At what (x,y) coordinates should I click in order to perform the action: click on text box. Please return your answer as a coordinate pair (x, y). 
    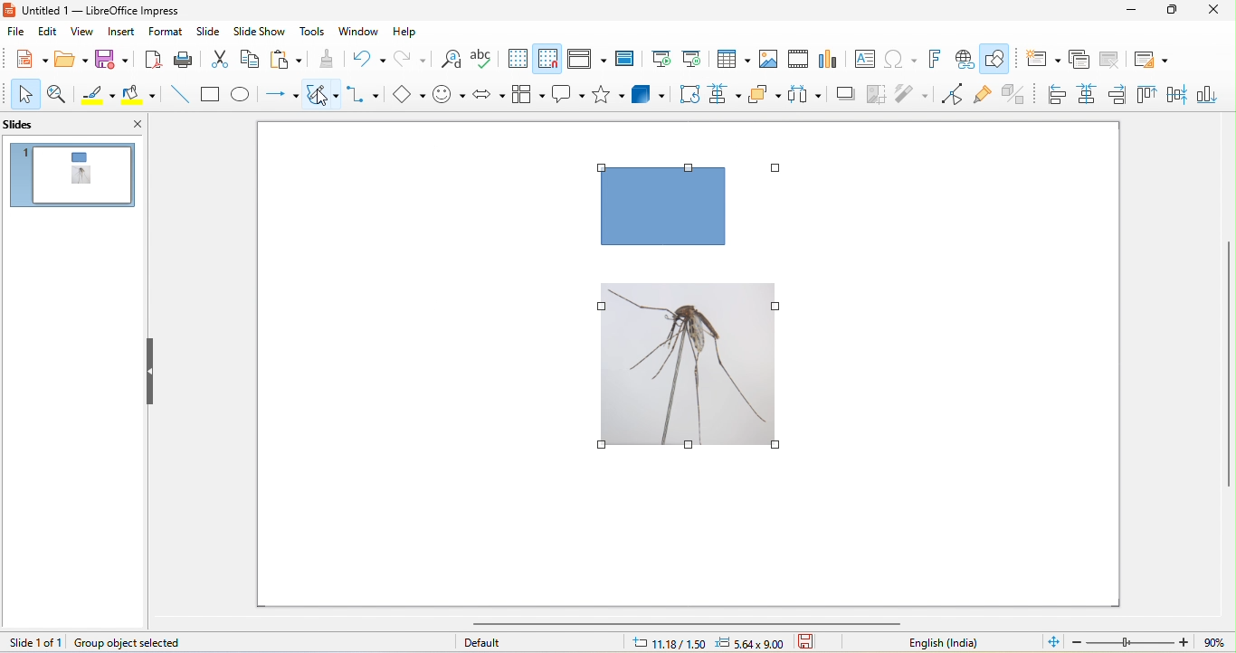
    Looking at the image, I should click on (863, 59).